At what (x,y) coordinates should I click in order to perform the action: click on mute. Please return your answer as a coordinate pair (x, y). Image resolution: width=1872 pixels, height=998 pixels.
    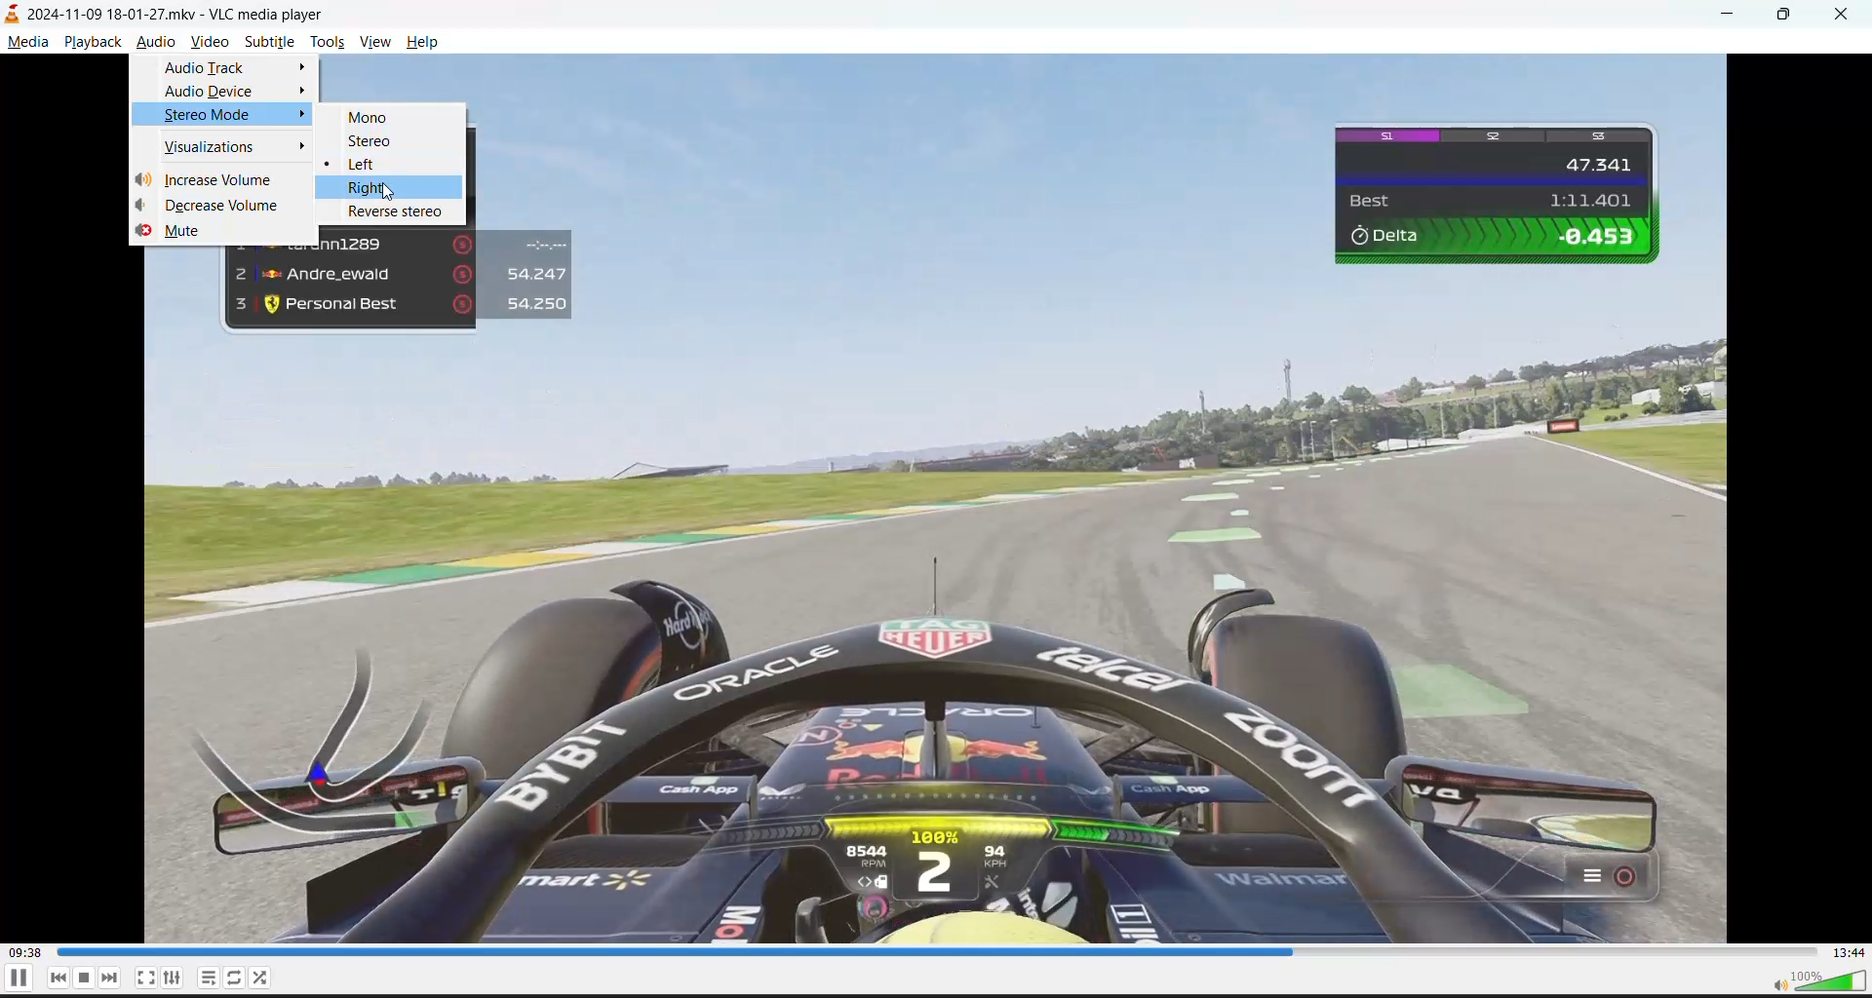
    Looking at the image, I should click on (186, 230).